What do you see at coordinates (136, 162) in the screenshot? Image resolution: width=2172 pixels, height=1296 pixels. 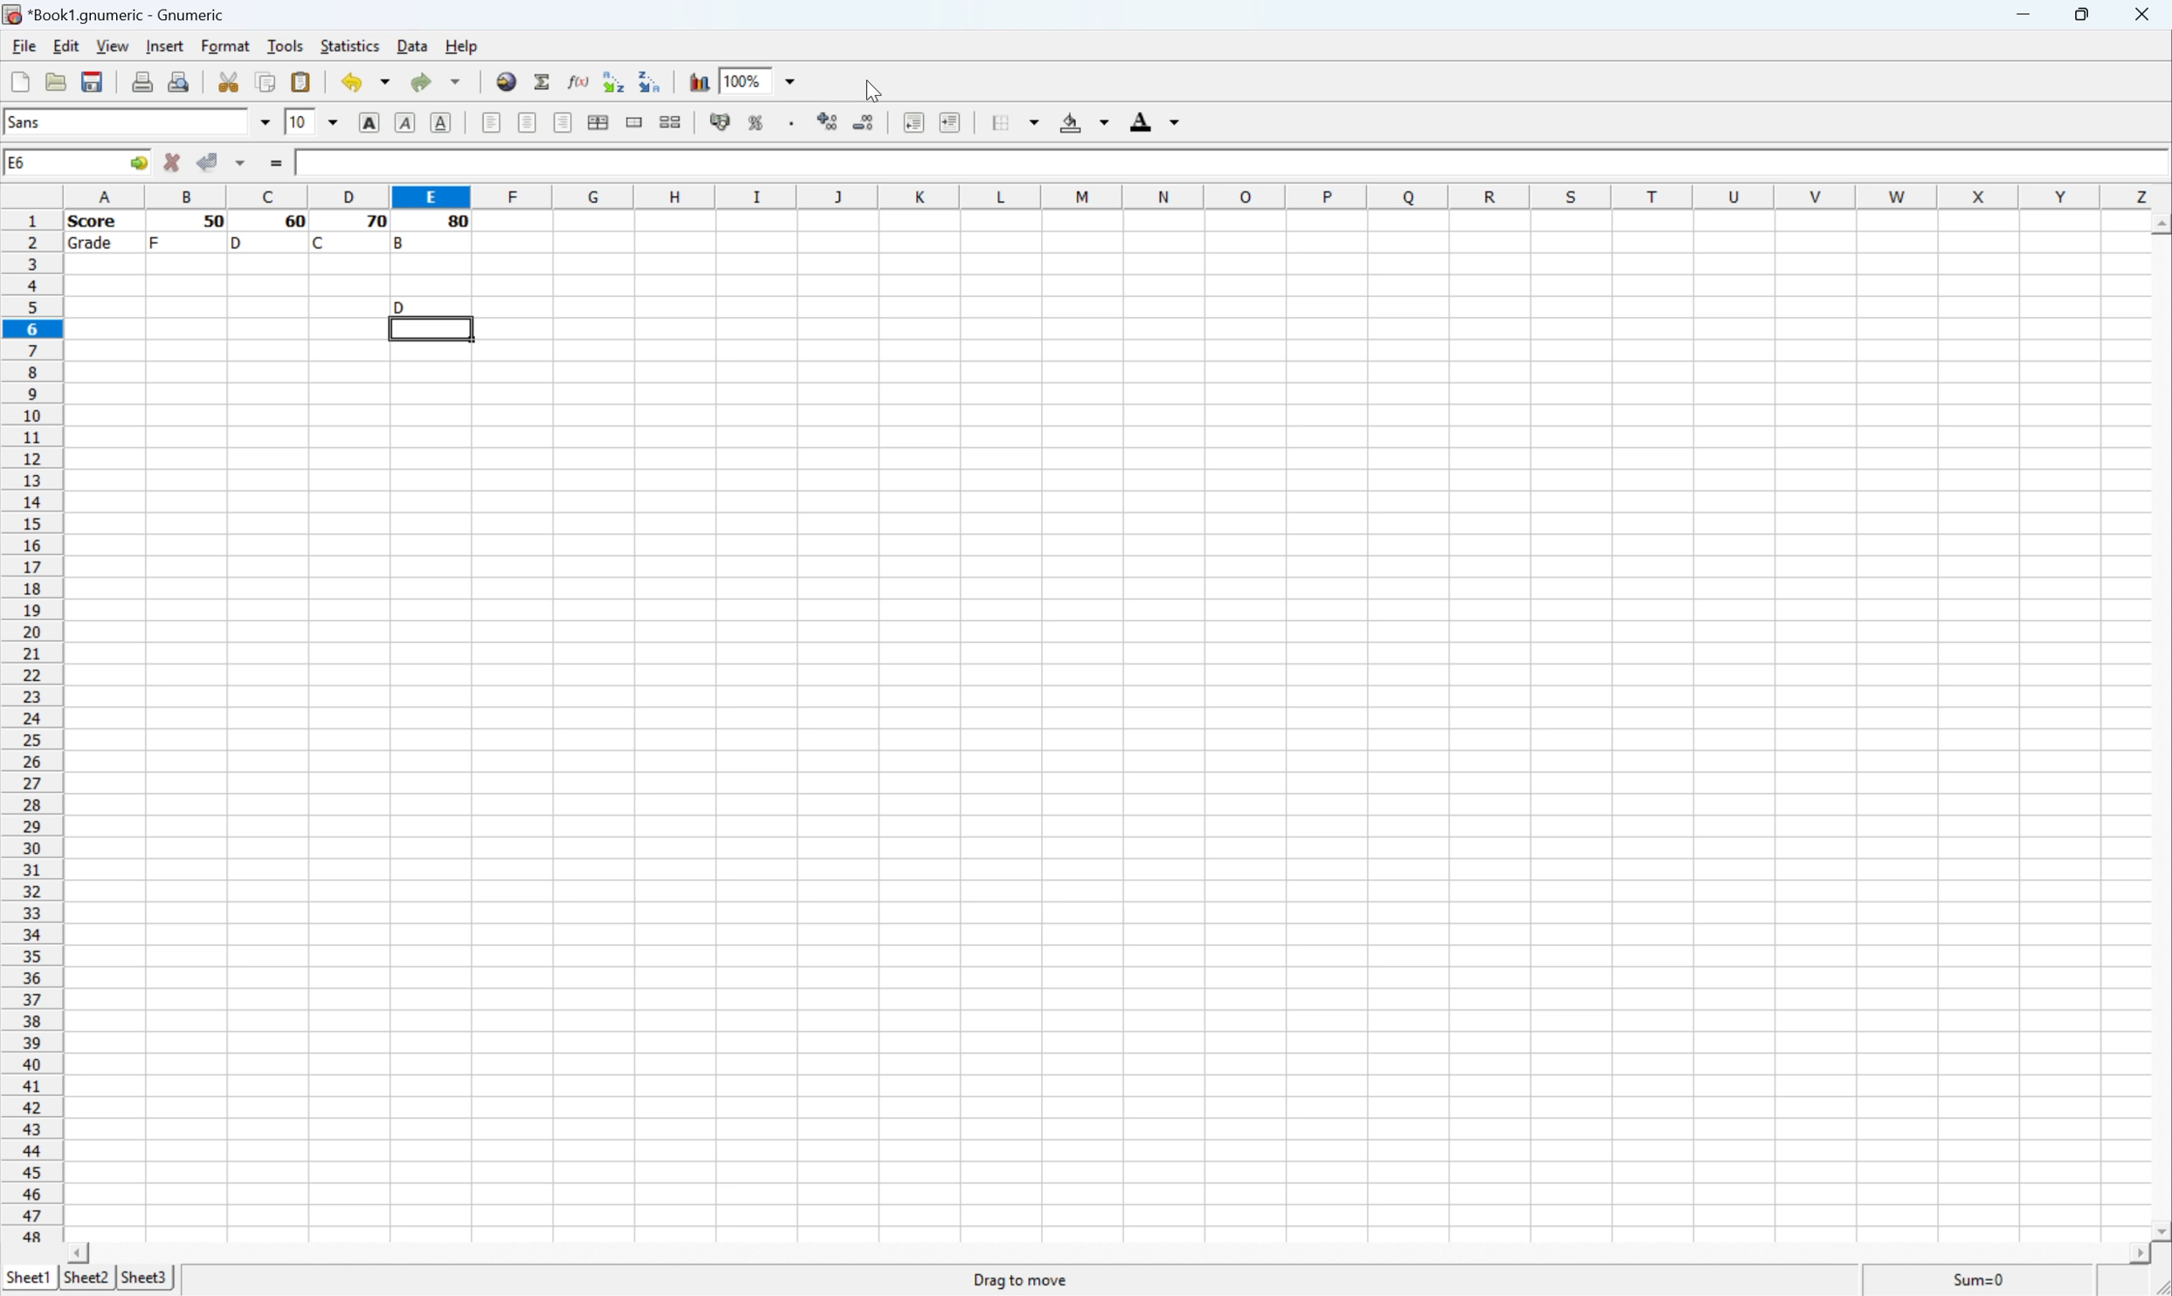 I see `Go to` at bounding box center [136, 162].